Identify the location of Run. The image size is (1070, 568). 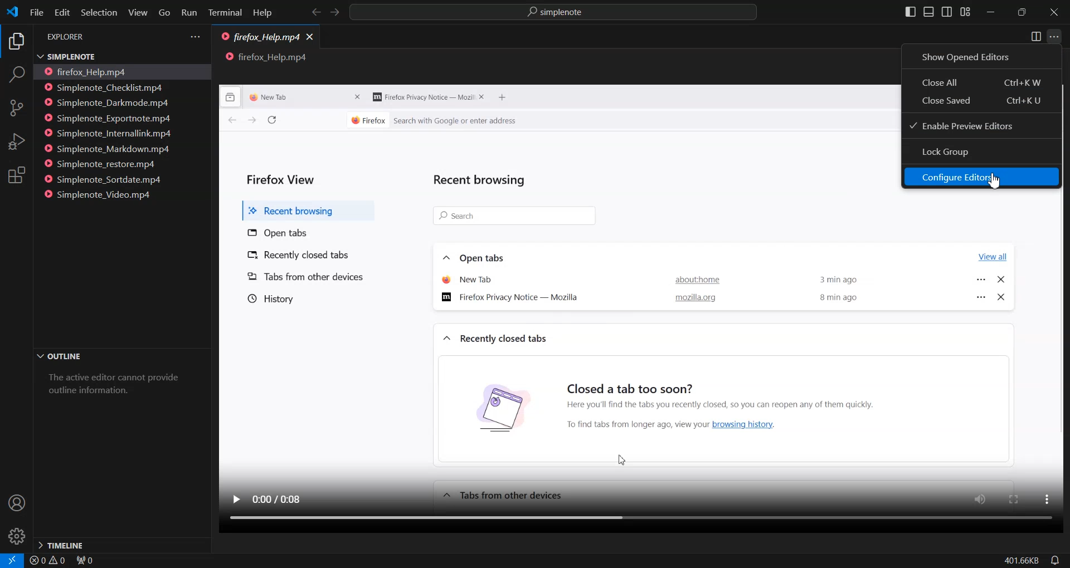
(188, 13).